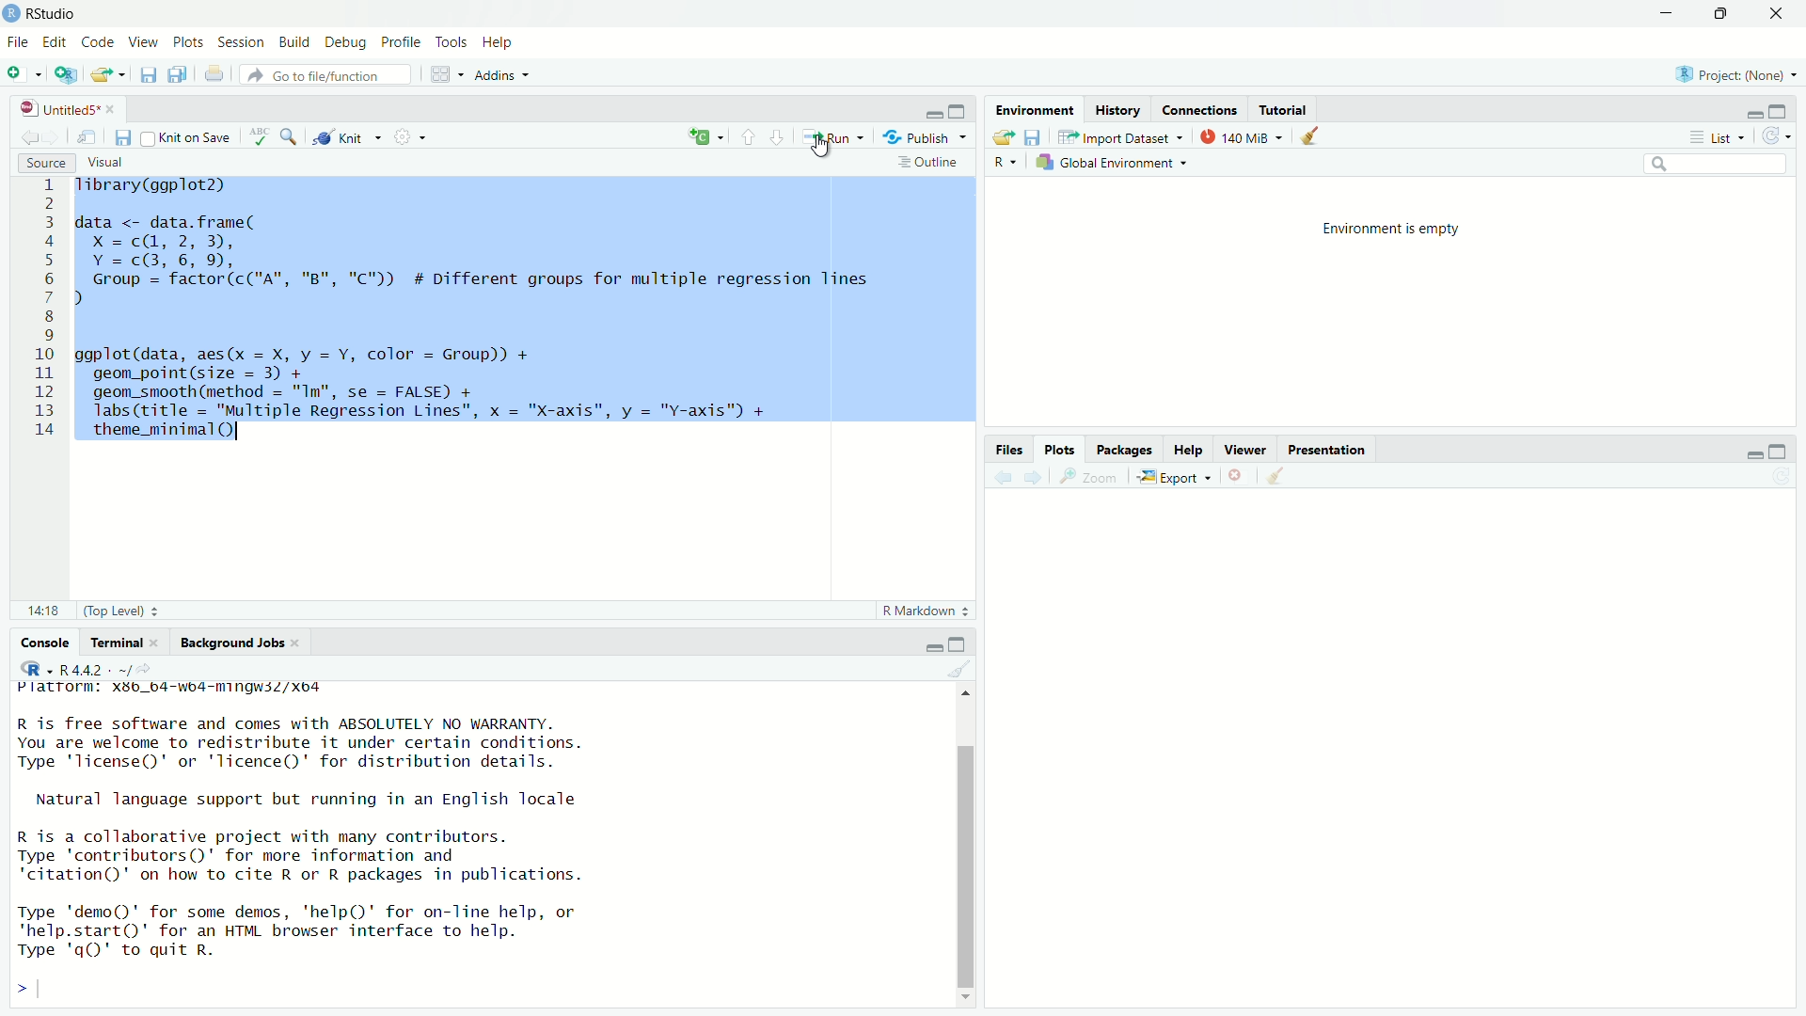 The image size is (1806, 1016). I want to click on Visual, so click(118, 160).